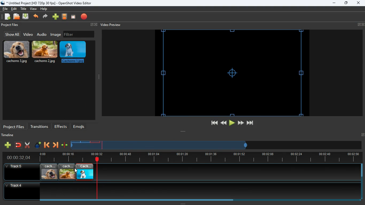  What do you see at coordinates (45, 53) in the screenshot?
I see `cachorro.2.jpg` at bounding box center [45, 53].